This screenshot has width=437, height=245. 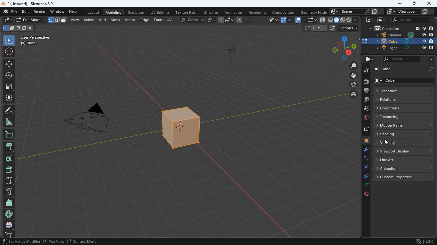 What do you see at coordinates (431, 59) in the screenshot?
I see `more` at bounding box center [431, 59].